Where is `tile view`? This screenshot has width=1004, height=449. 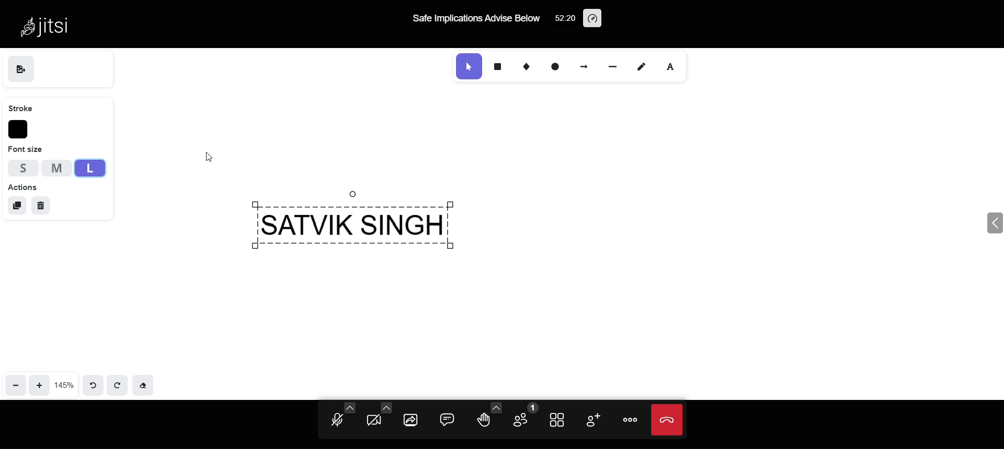 tile view is located at coordinates (560, 421).